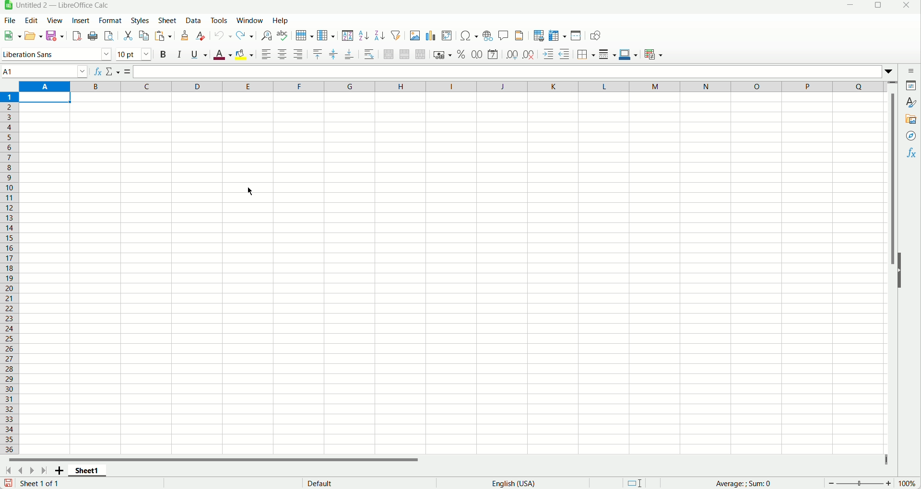 The image size is (921, 489). I want to click on Columns, so click(451, 85).